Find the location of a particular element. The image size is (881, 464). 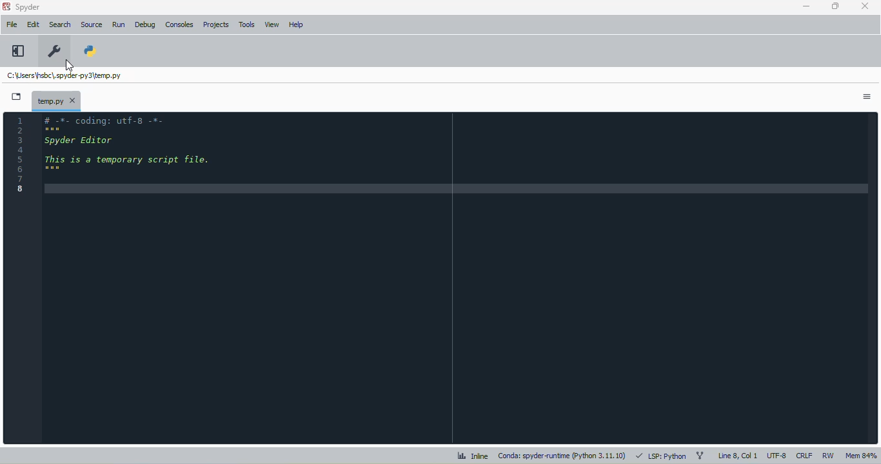

maximize current pane is located at coordinates (19, 51).